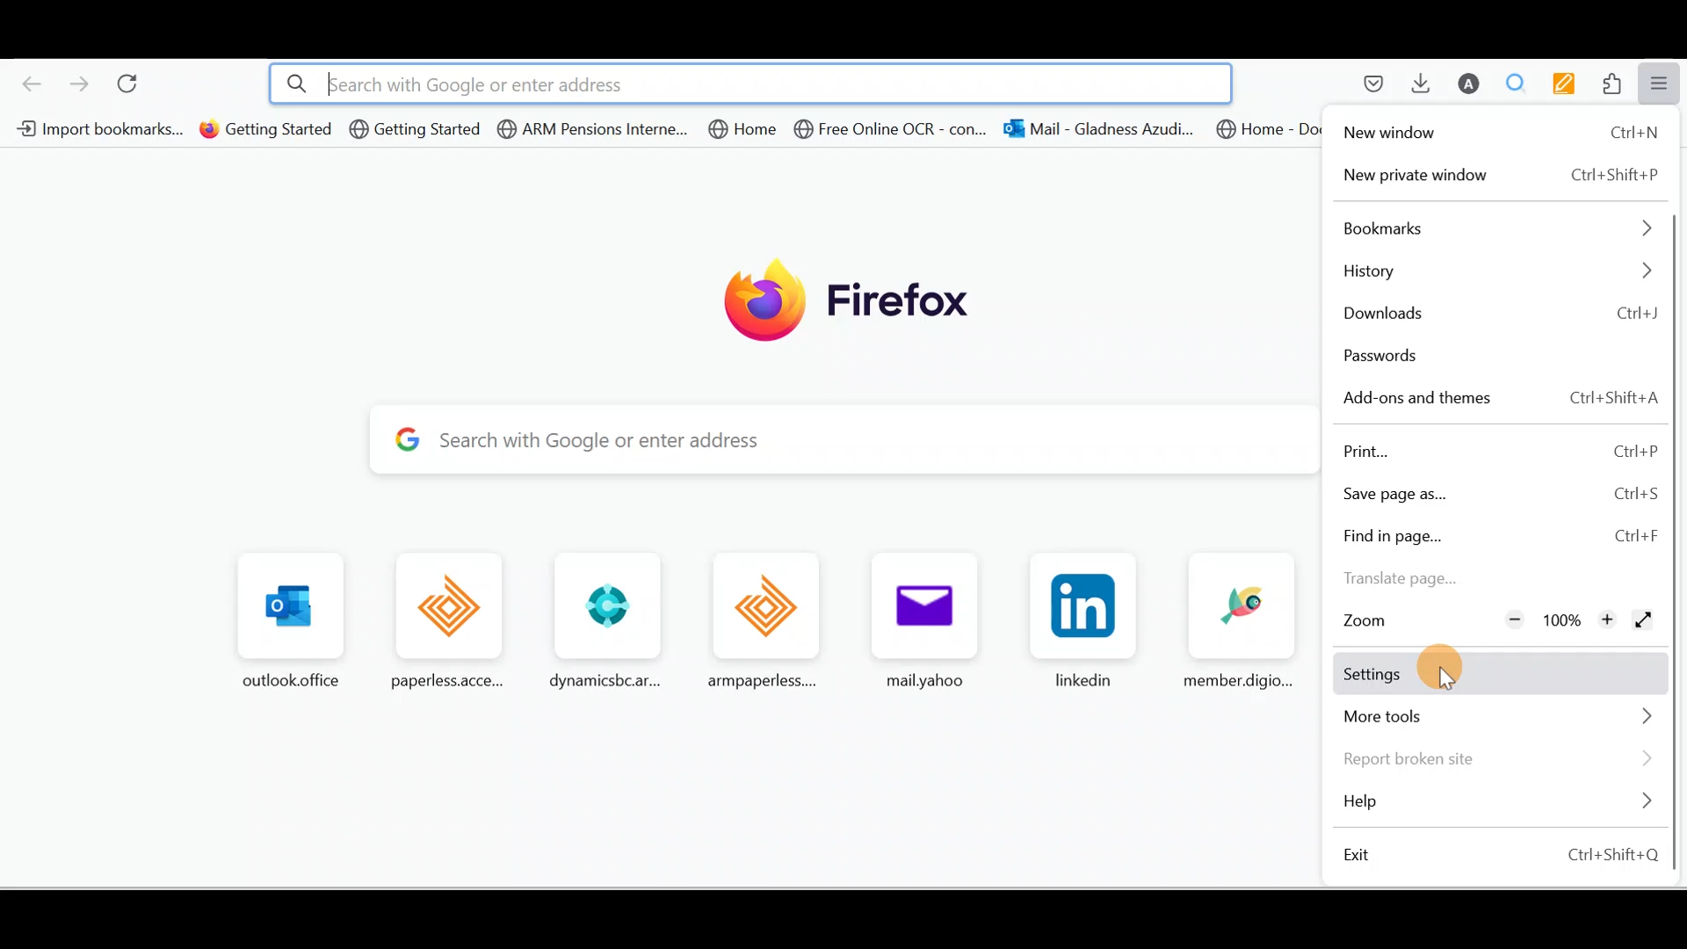 The height and width of the screenshot is (949, 1687). I want to click on Bookmark 5, so click(742, 130).